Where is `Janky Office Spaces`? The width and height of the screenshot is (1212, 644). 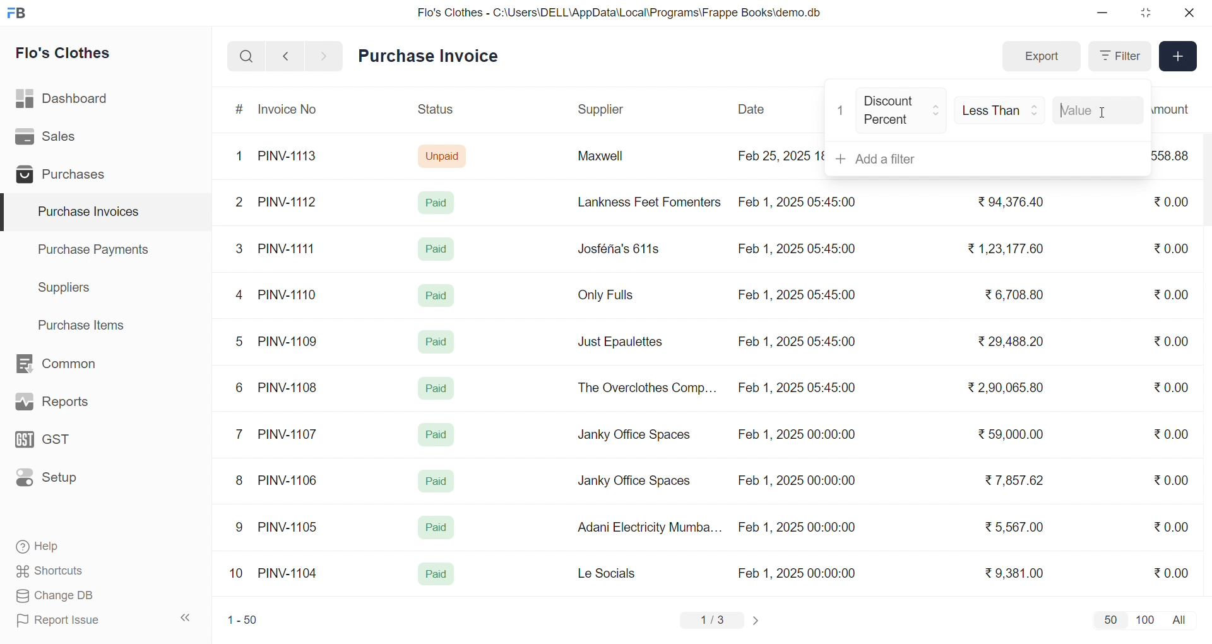
Janky Office Spaces is located at coordinates (634, 482).